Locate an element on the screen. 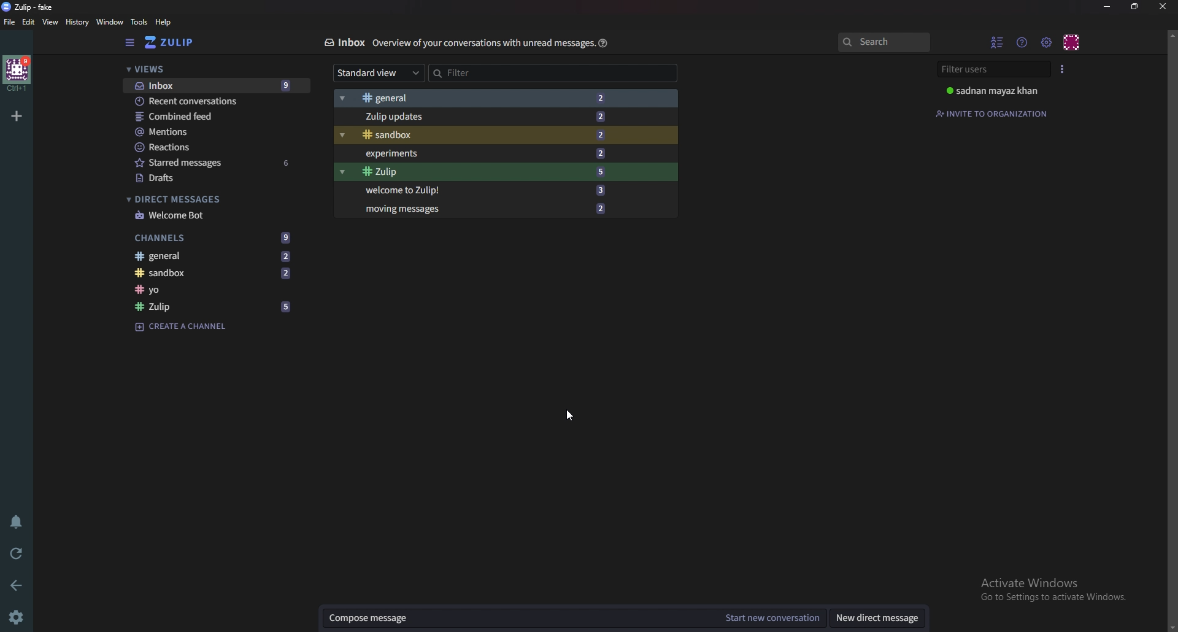 The width and height of the screenshot is (1178, 632). Start a conversation is located at coordinates (771, 619).